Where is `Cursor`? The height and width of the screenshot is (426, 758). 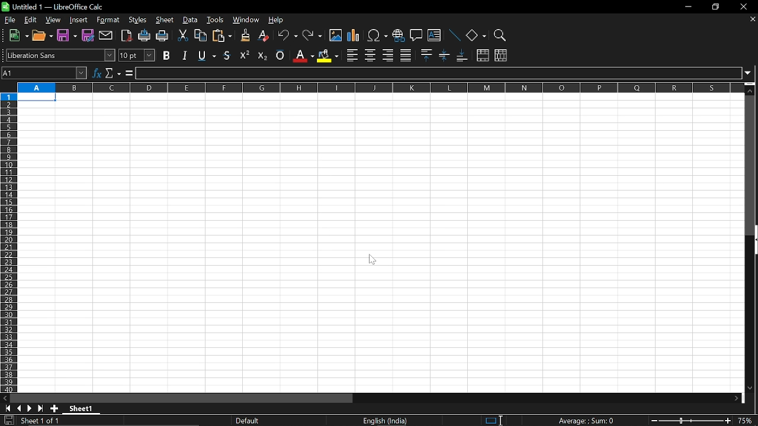
Cursor is located at coordinates (372, 261).